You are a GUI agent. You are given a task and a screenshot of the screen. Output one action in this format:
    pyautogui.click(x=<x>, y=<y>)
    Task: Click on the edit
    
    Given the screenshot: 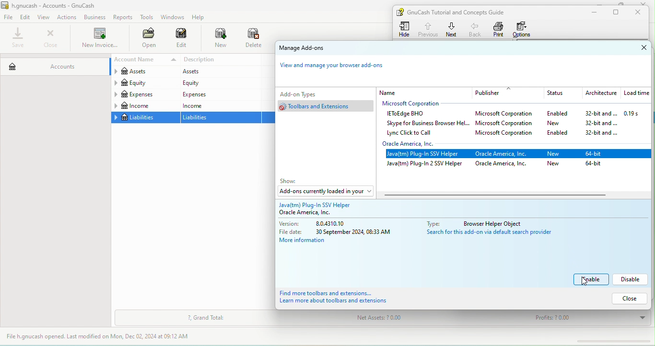 What is the action you would take?
    pyautogui.click(x=26, y=17)
    